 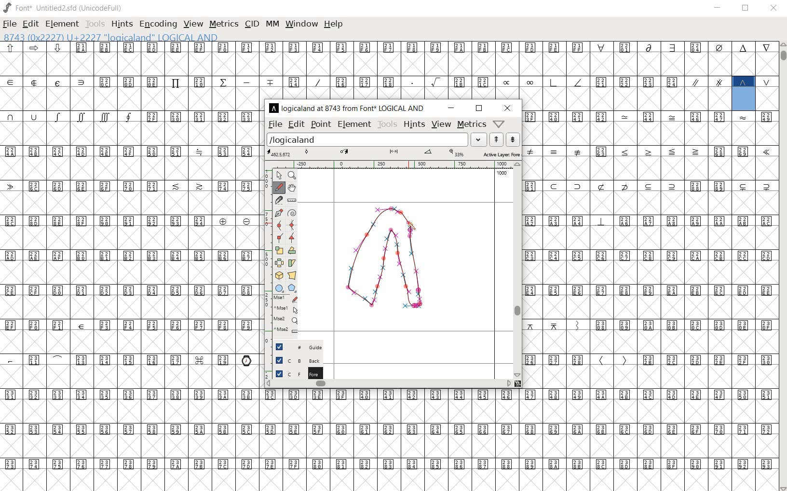 What do you see at coordinates (387, 124) in the screenshot?
I see `tools` at bounding box center [387, 124].